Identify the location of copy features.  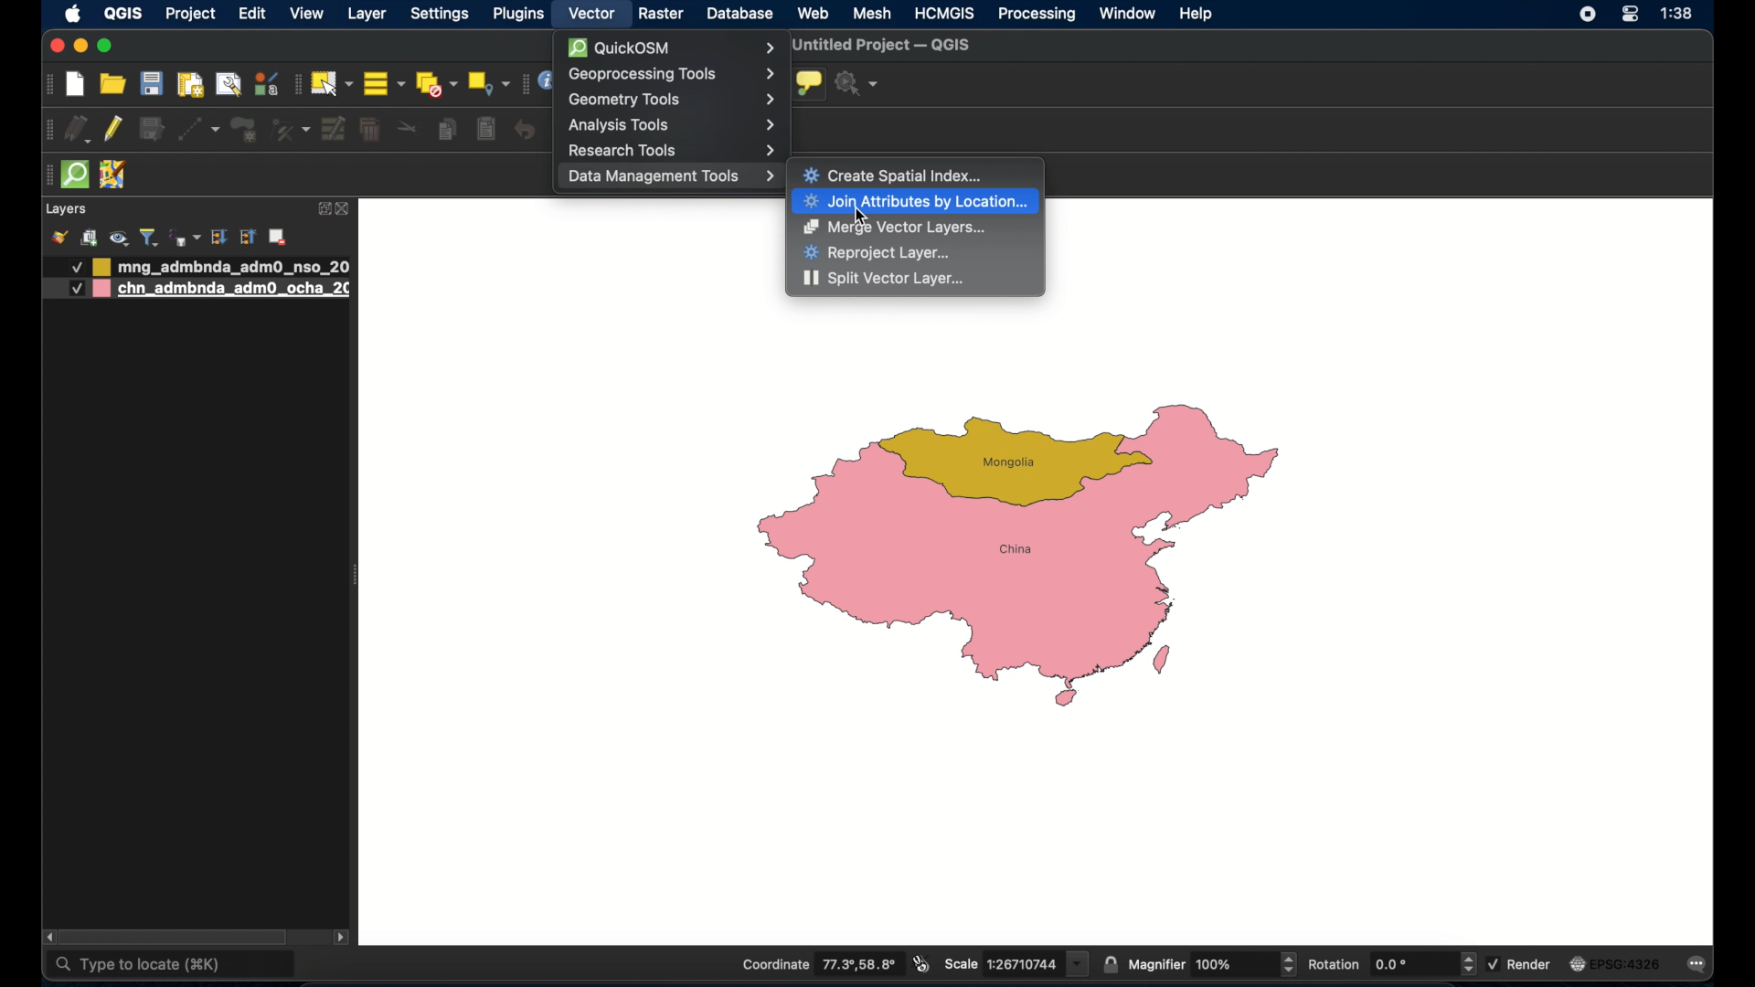
(449, 133).